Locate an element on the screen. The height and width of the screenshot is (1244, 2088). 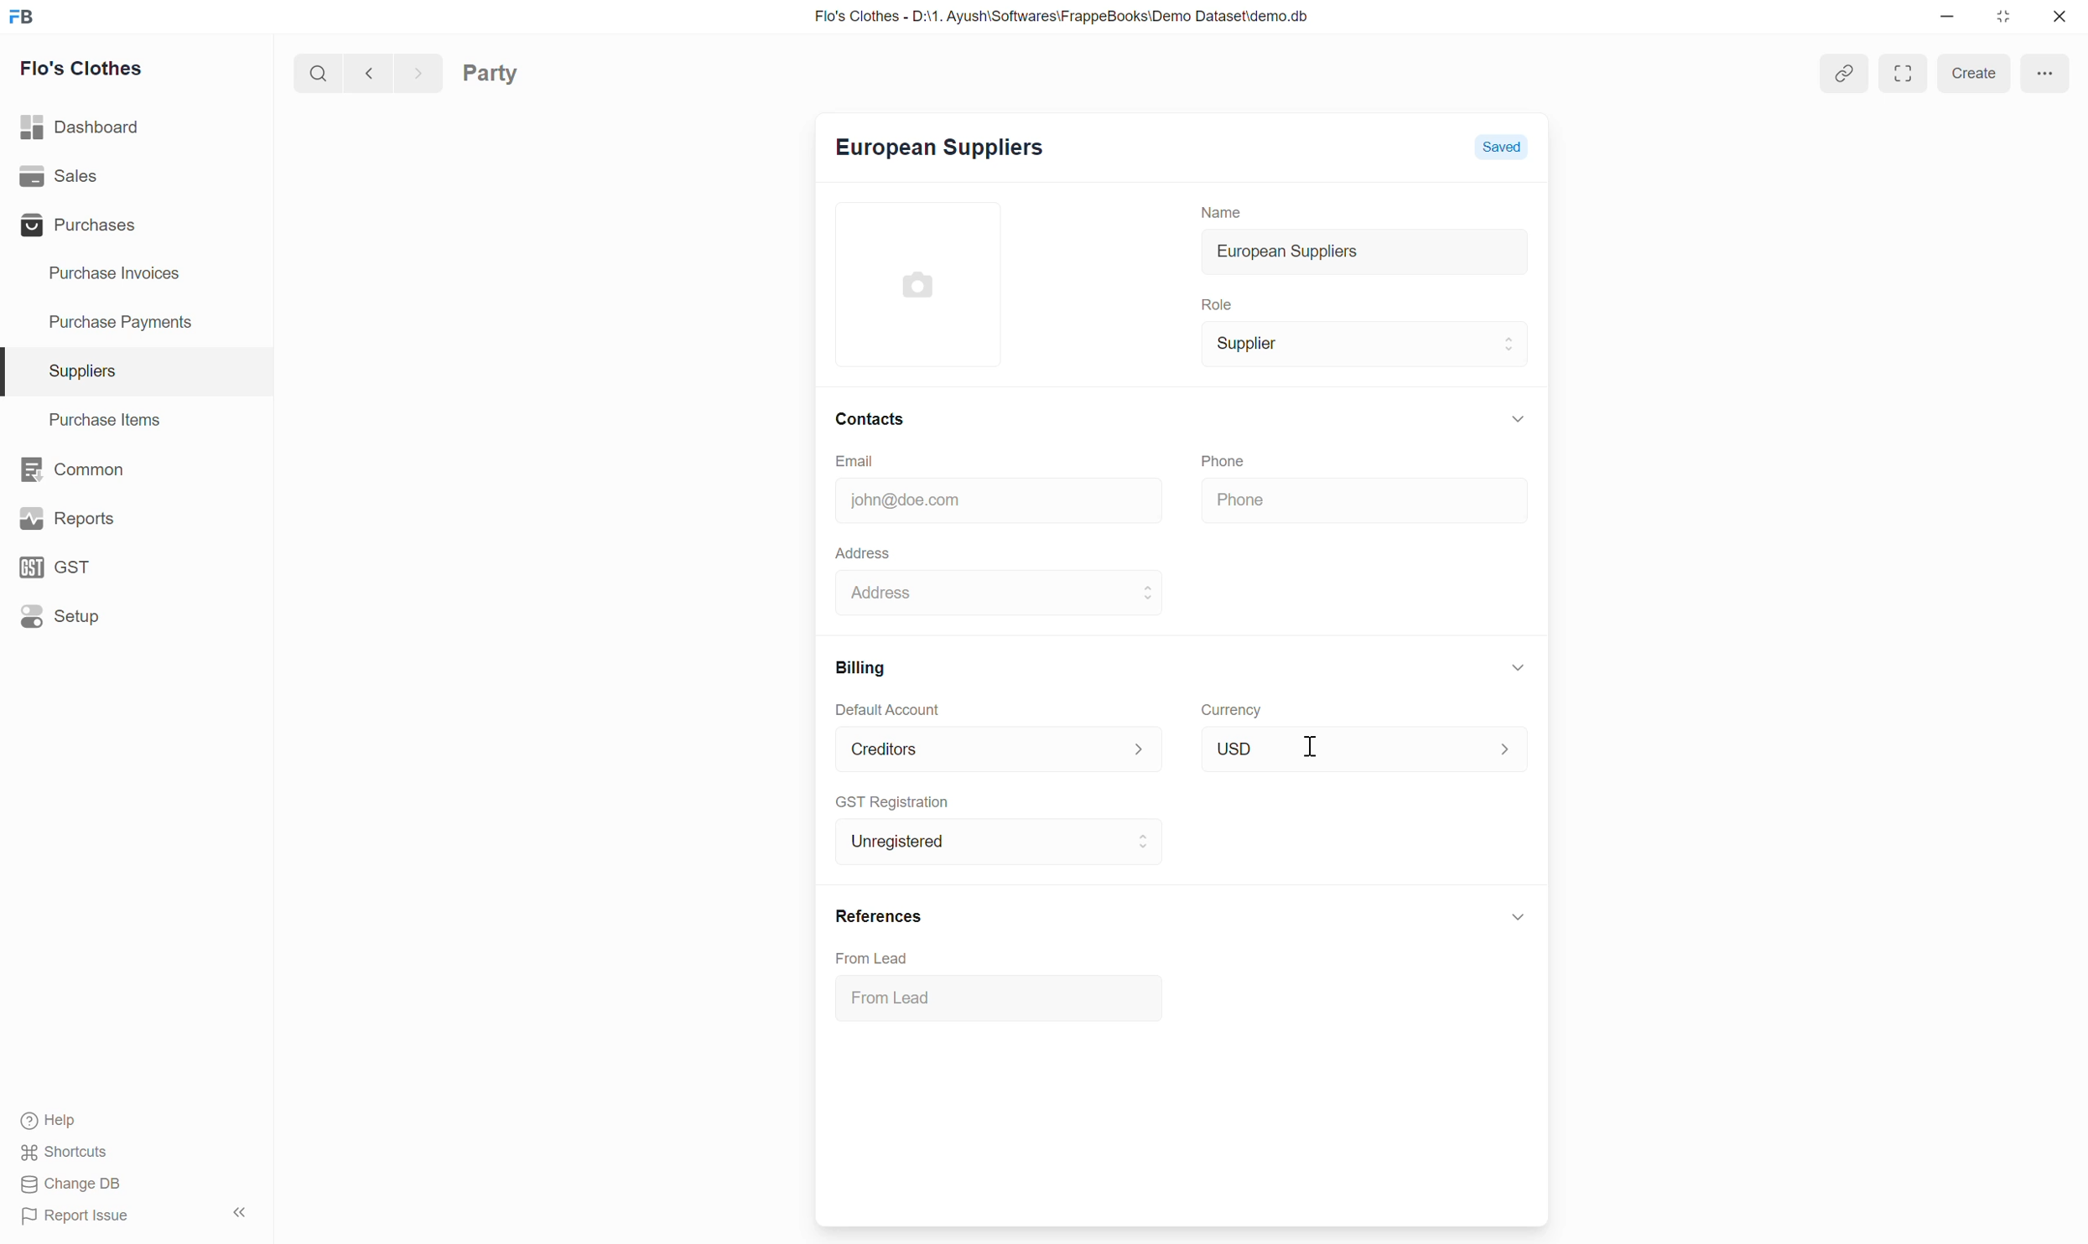
European Suppliers is located at coordinates (933, 152).